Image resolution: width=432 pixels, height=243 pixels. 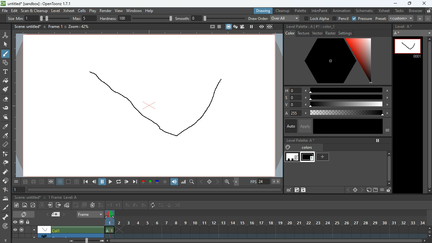 What do you see at coordinates (399, 11) in the screenshot?
I see `tasks` at bounding box center [399, 11].